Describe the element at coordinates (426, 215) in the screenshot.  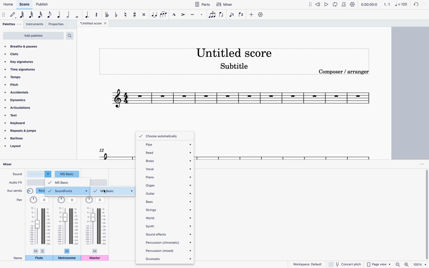
I see `vertical scrollbar` at that location.